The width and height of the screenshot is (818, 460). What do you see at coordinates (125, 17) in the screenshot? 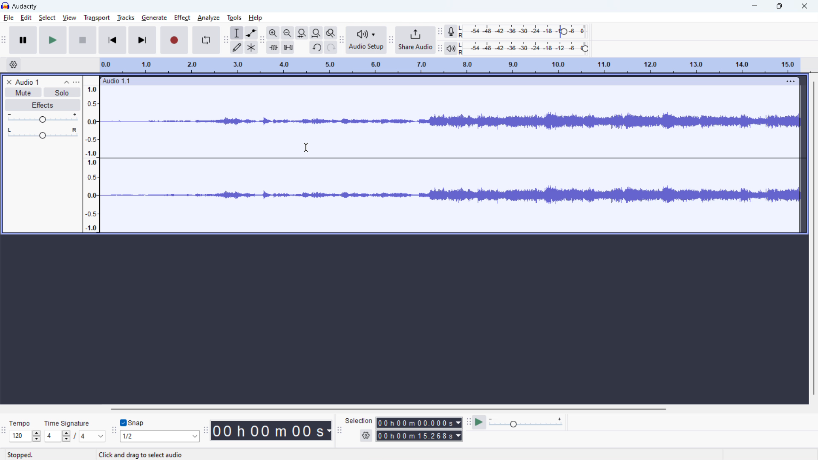
I see `tracks` at bounding box center [125, 17].